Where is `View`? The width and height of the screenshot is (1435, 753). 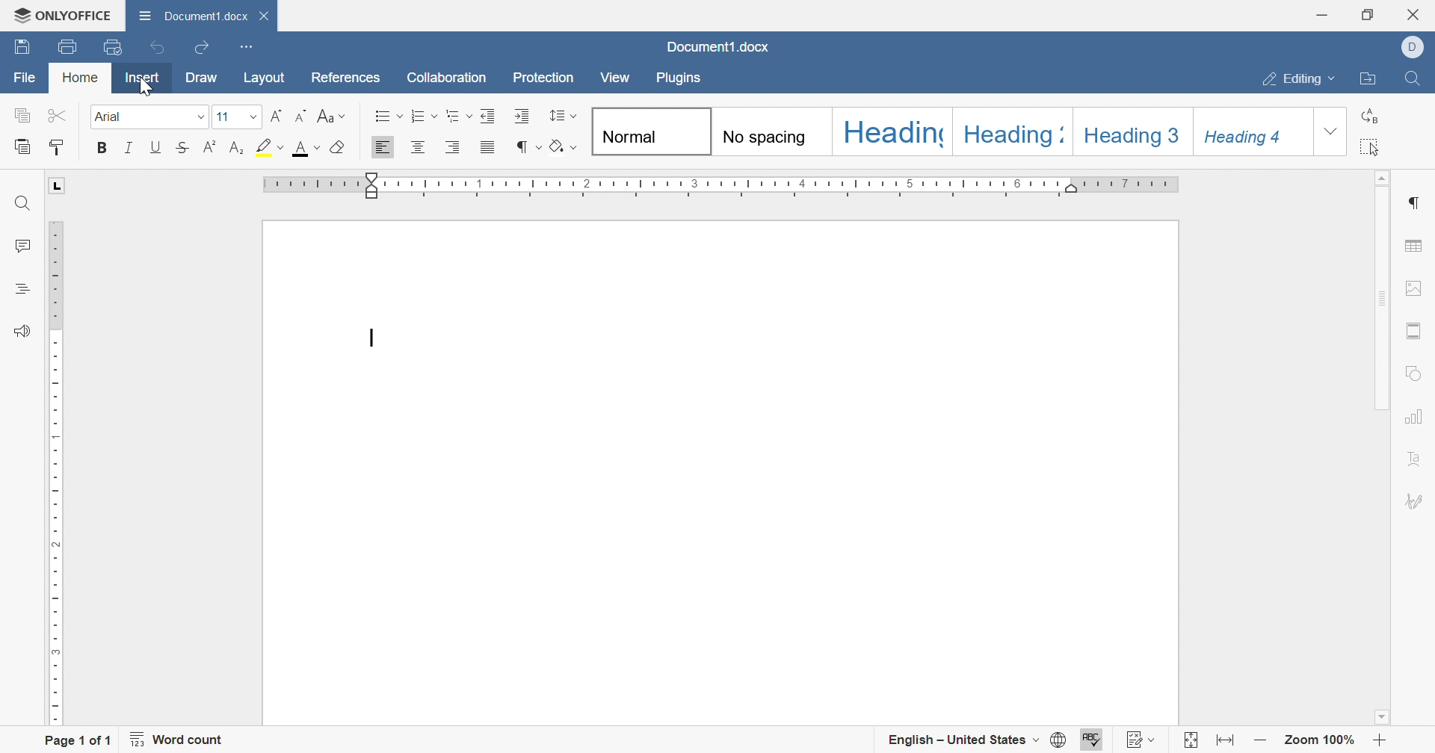
View is located at coordinates (614, 79).